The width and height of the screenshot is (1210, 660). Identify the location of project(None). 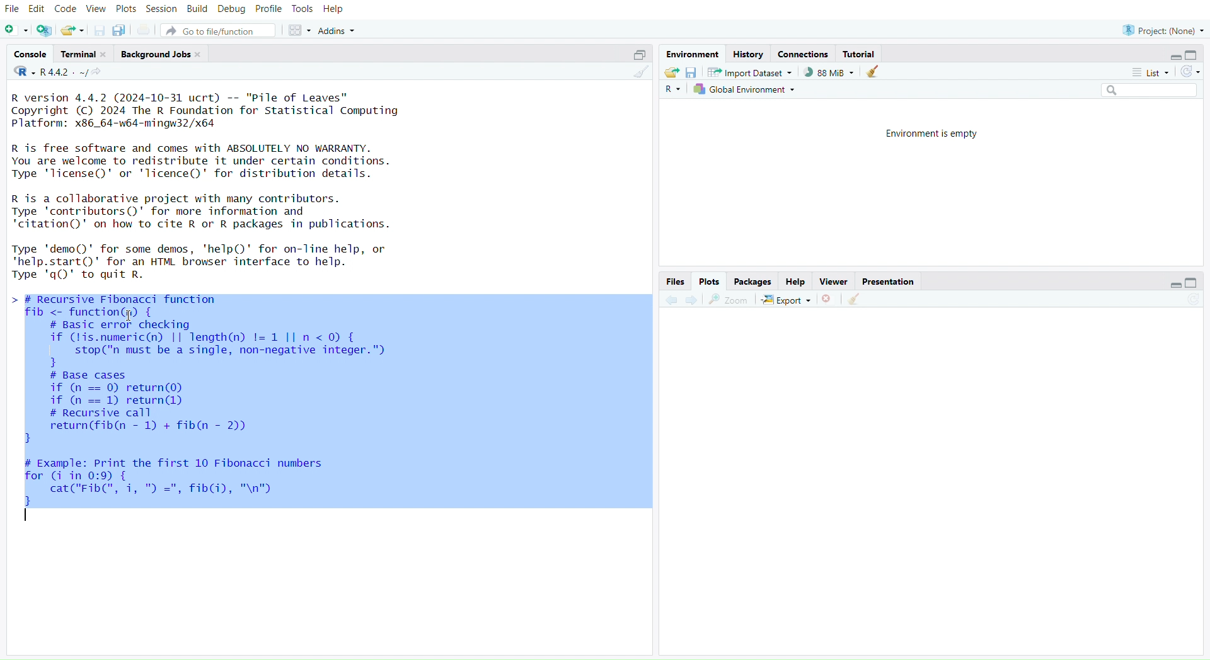
(1161, 31).